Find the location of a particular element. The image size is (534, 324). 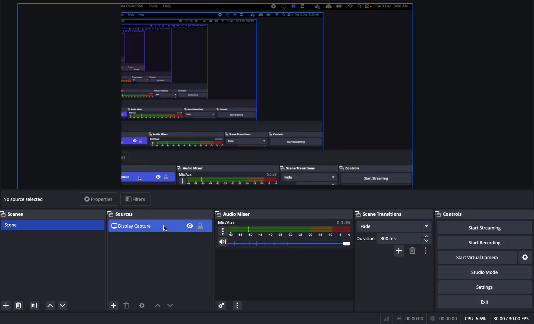

move down is located at coordinates (172, 306).